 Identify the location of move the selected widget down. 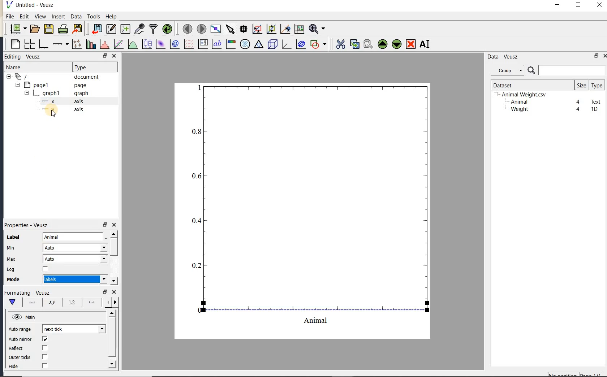
(397, 44).